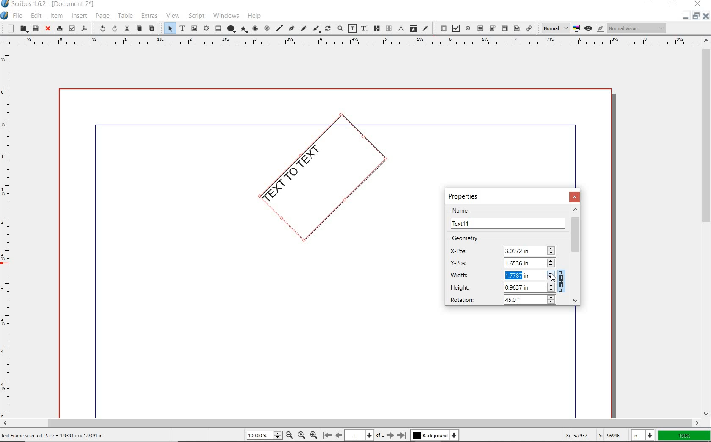  Describe the element at coordinates (528, 28) in the screenshot. I see `link annotation` at that location.